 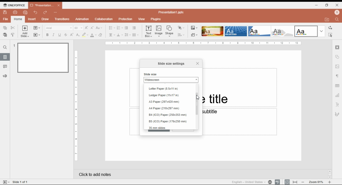 I want to click on plugins, so click(x=156, y=19).